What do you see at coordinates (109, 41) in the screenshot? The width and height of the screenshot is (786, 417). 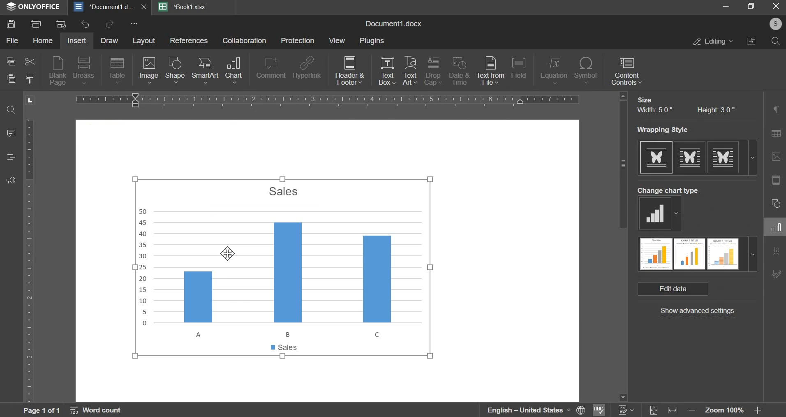 I see `draw` at bounding box center [109, 41].